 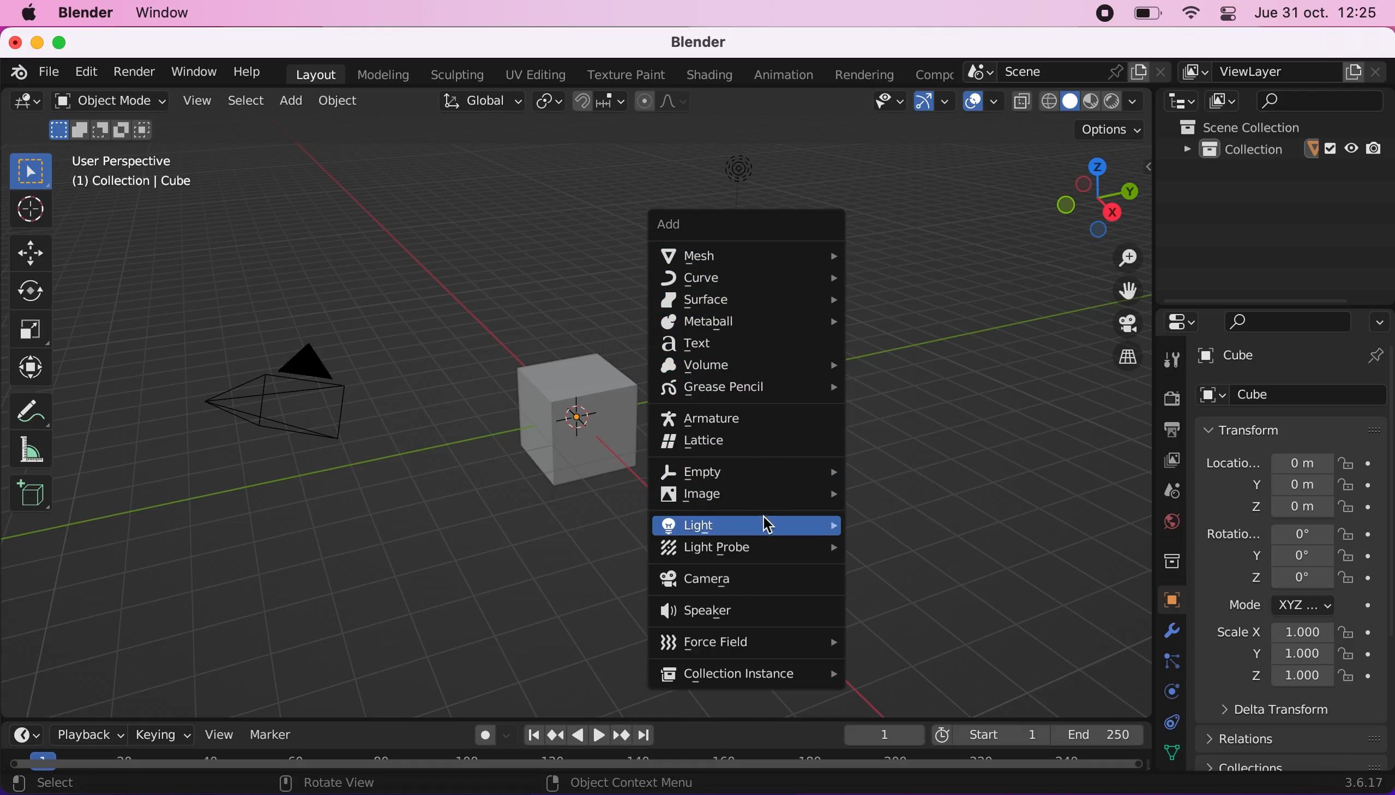 I want to click on keying, so click(x=161, y=733).